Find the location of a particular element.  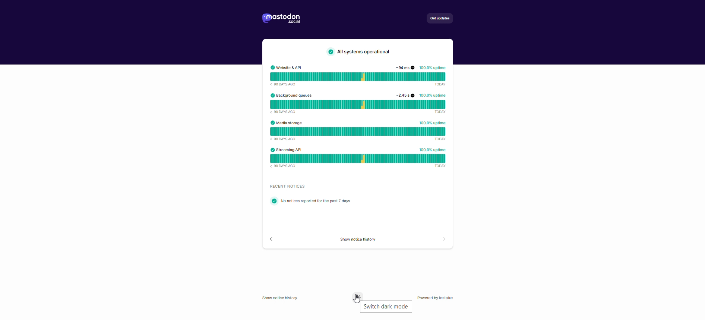

background queues is located at coordinates (359, 103).